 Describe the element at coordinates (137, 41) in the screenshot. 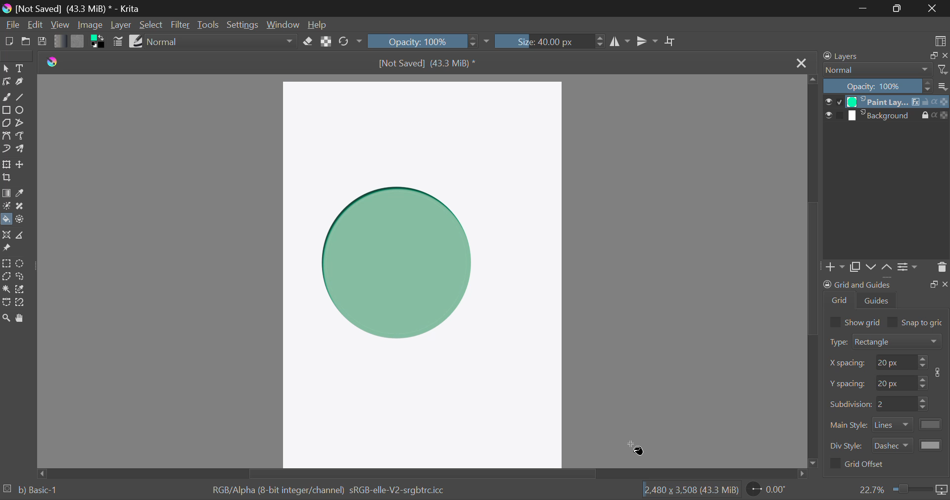

I see `Brush Presets` at that location.